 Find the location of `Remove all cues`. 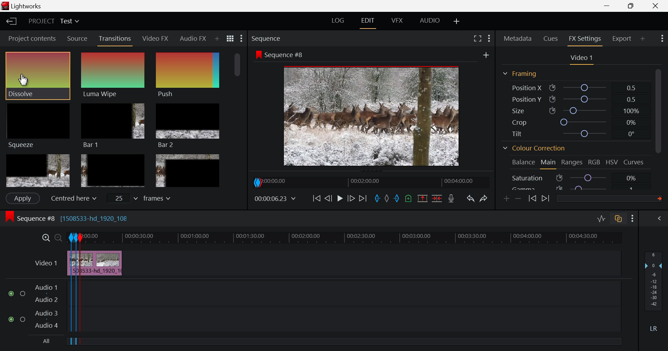

Remove all cues is located at coordinates (407, 198).